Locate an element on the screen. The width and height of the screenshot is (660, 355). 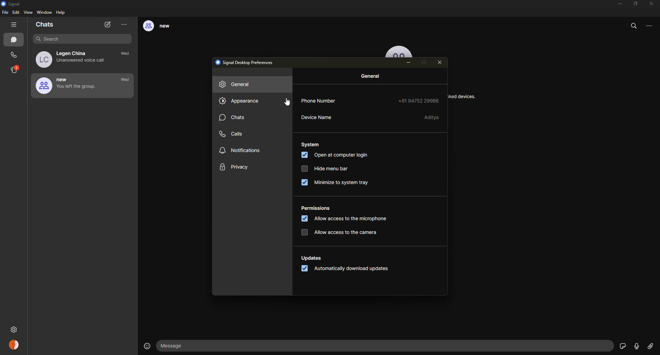
message is located at coordinates (176, 346).